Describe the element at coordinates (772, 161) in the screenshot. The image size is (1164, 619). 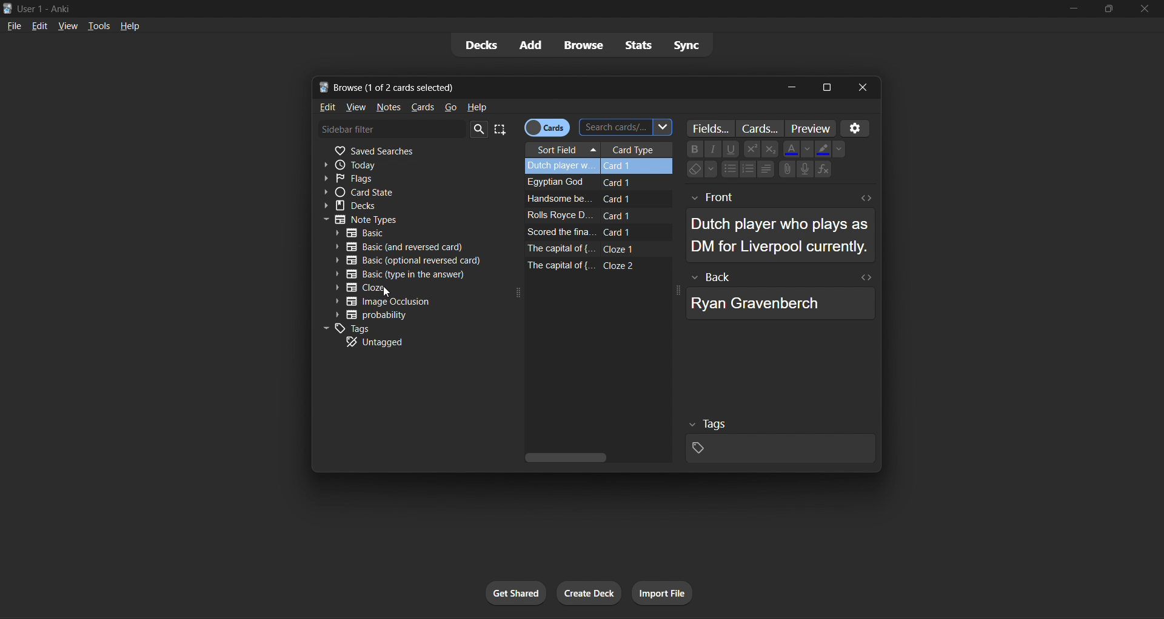
I see `card text styling ` at that location.